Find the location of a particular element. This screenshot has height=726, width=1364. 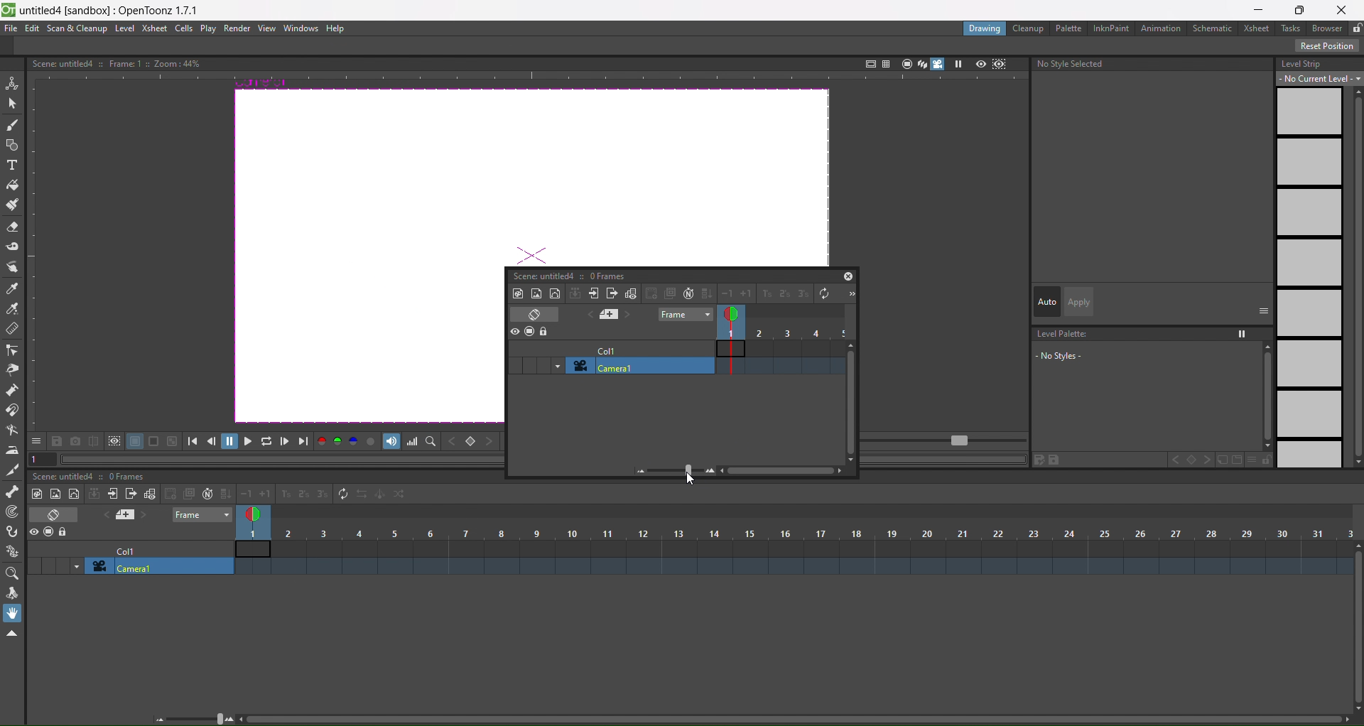

scan & cleanup is located at coordinates (77, 29).